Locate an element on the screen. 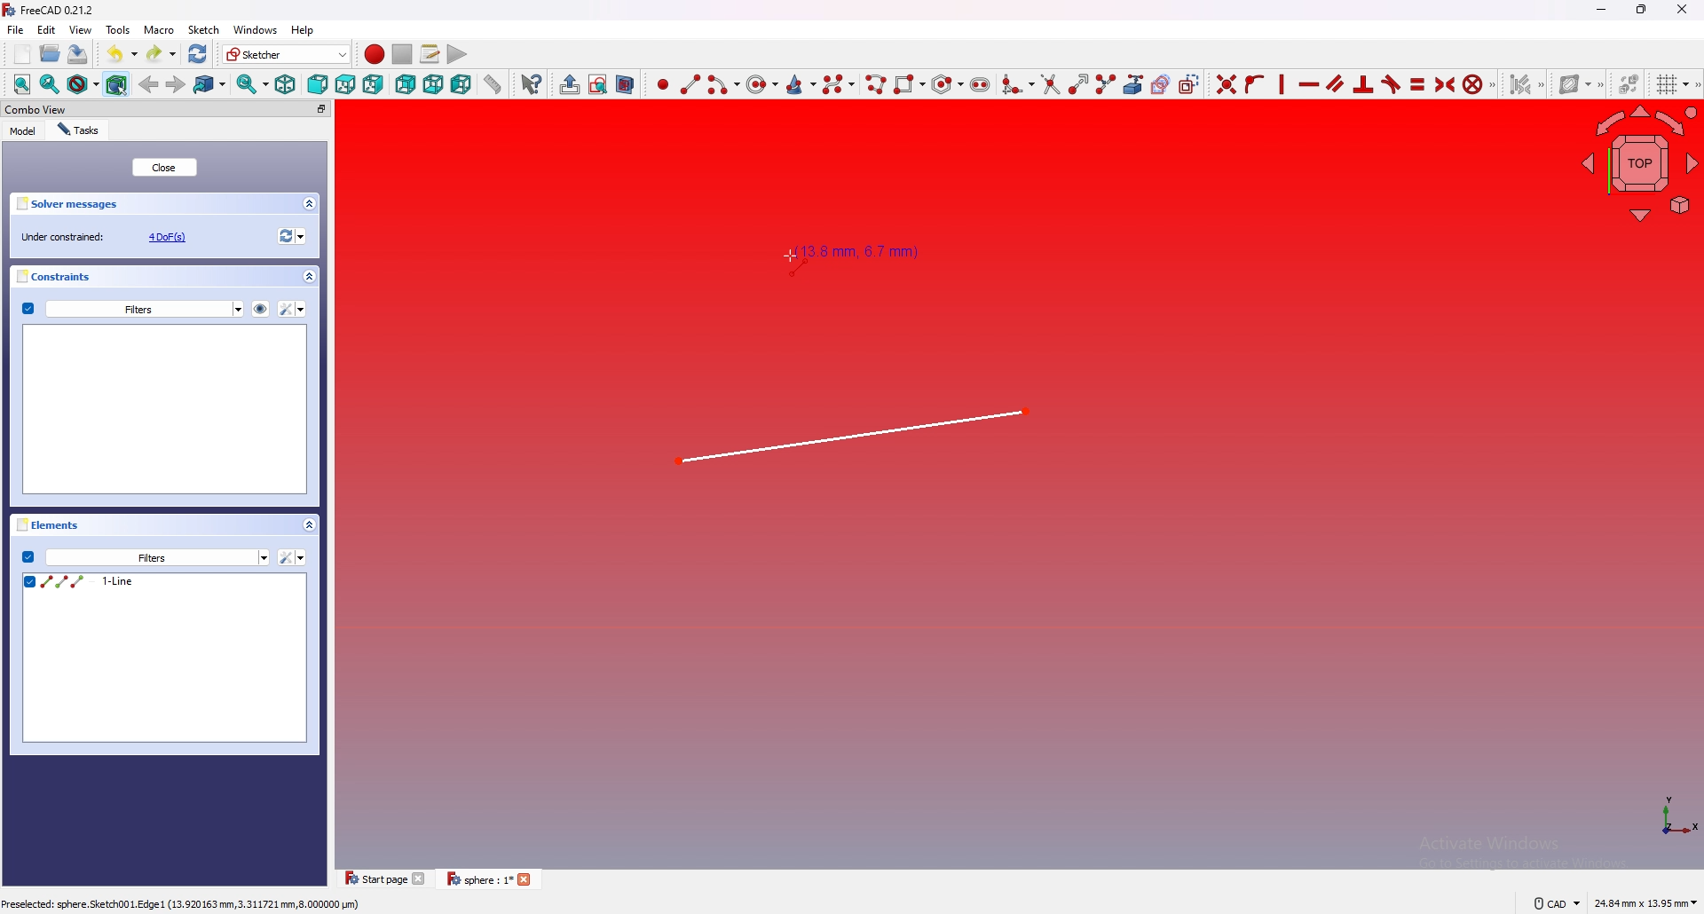 Image resolution: width=1704 pixels, height=914 pixels. Redo is located at coordinates (160, 52).